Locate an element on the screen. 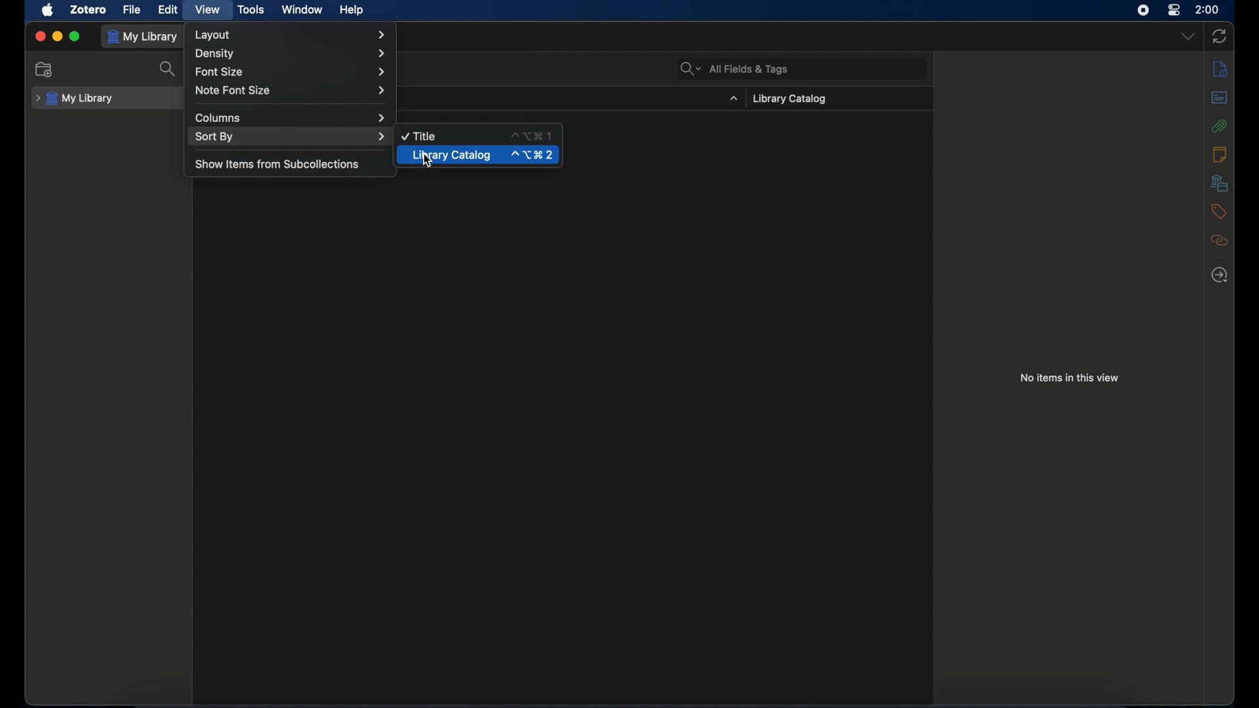 This screenshot has height=708, width=1259. columns is located at coordinates (290, 119).